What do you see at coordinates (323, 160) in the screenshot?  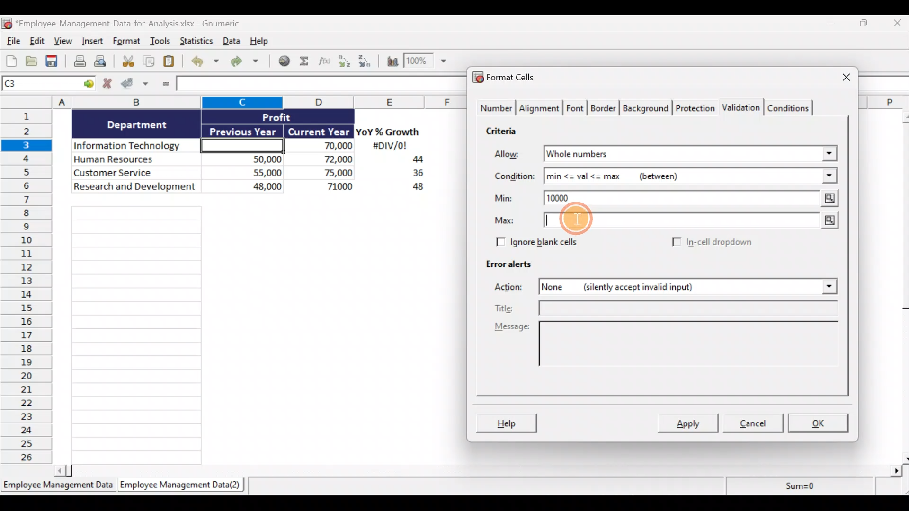 I see `72,000` at bounding box center [323, 160].